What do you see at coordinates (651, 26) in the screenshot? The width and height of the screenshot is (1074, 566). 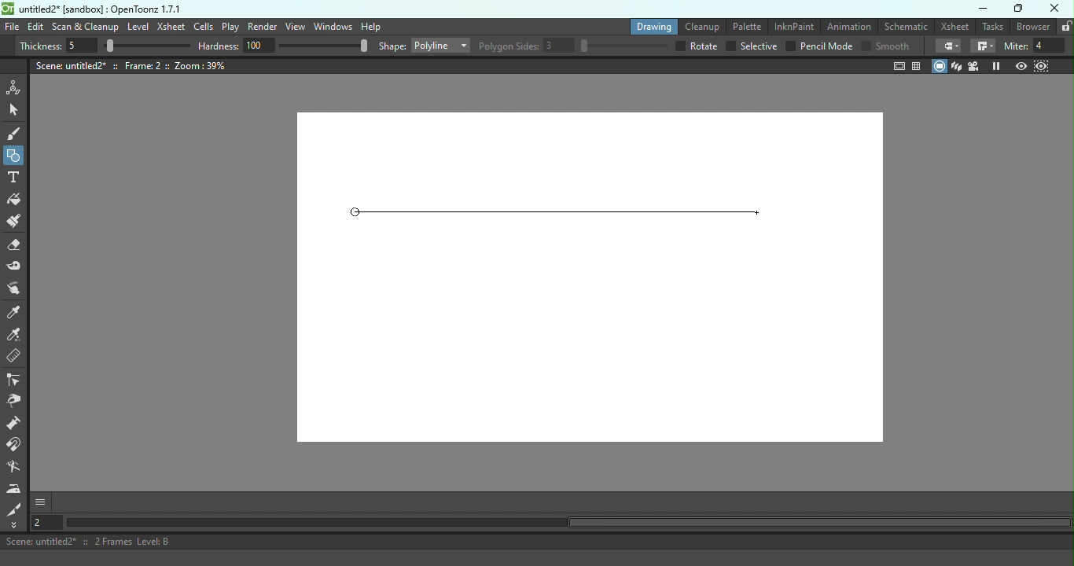 I see `Drawing` at bounding box center [651, 26].